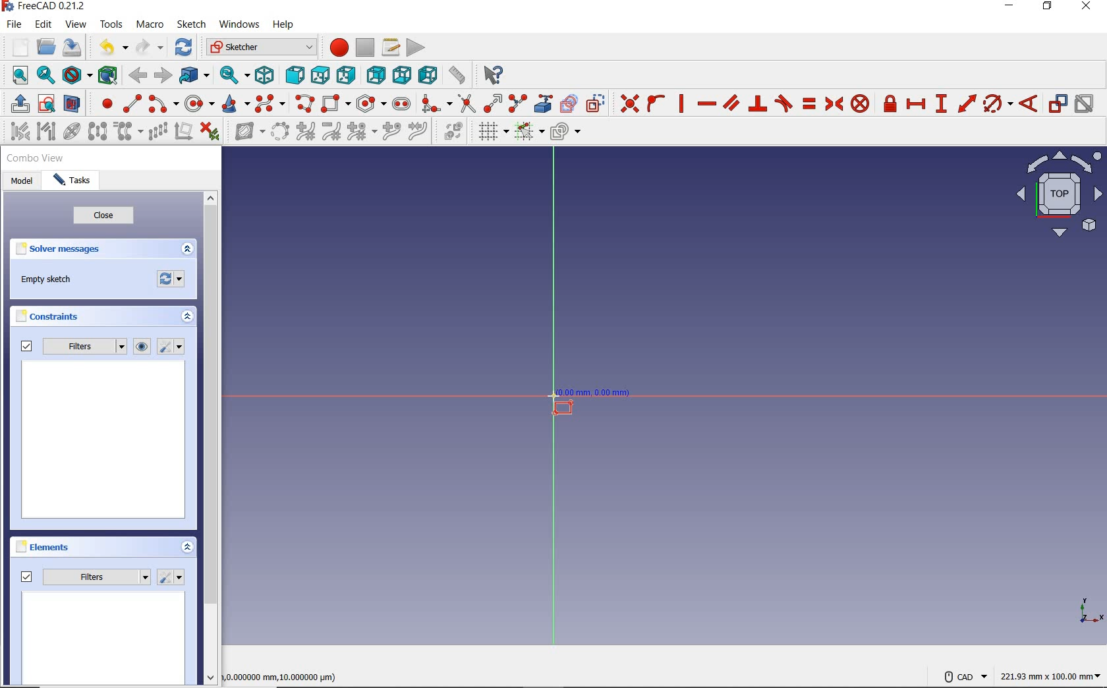 The image size is (1107, 688). What do you see at coordinates (917, 103) in the screenshot?
I see `constrain horizontal ditance` at bounding box center [917, 103].